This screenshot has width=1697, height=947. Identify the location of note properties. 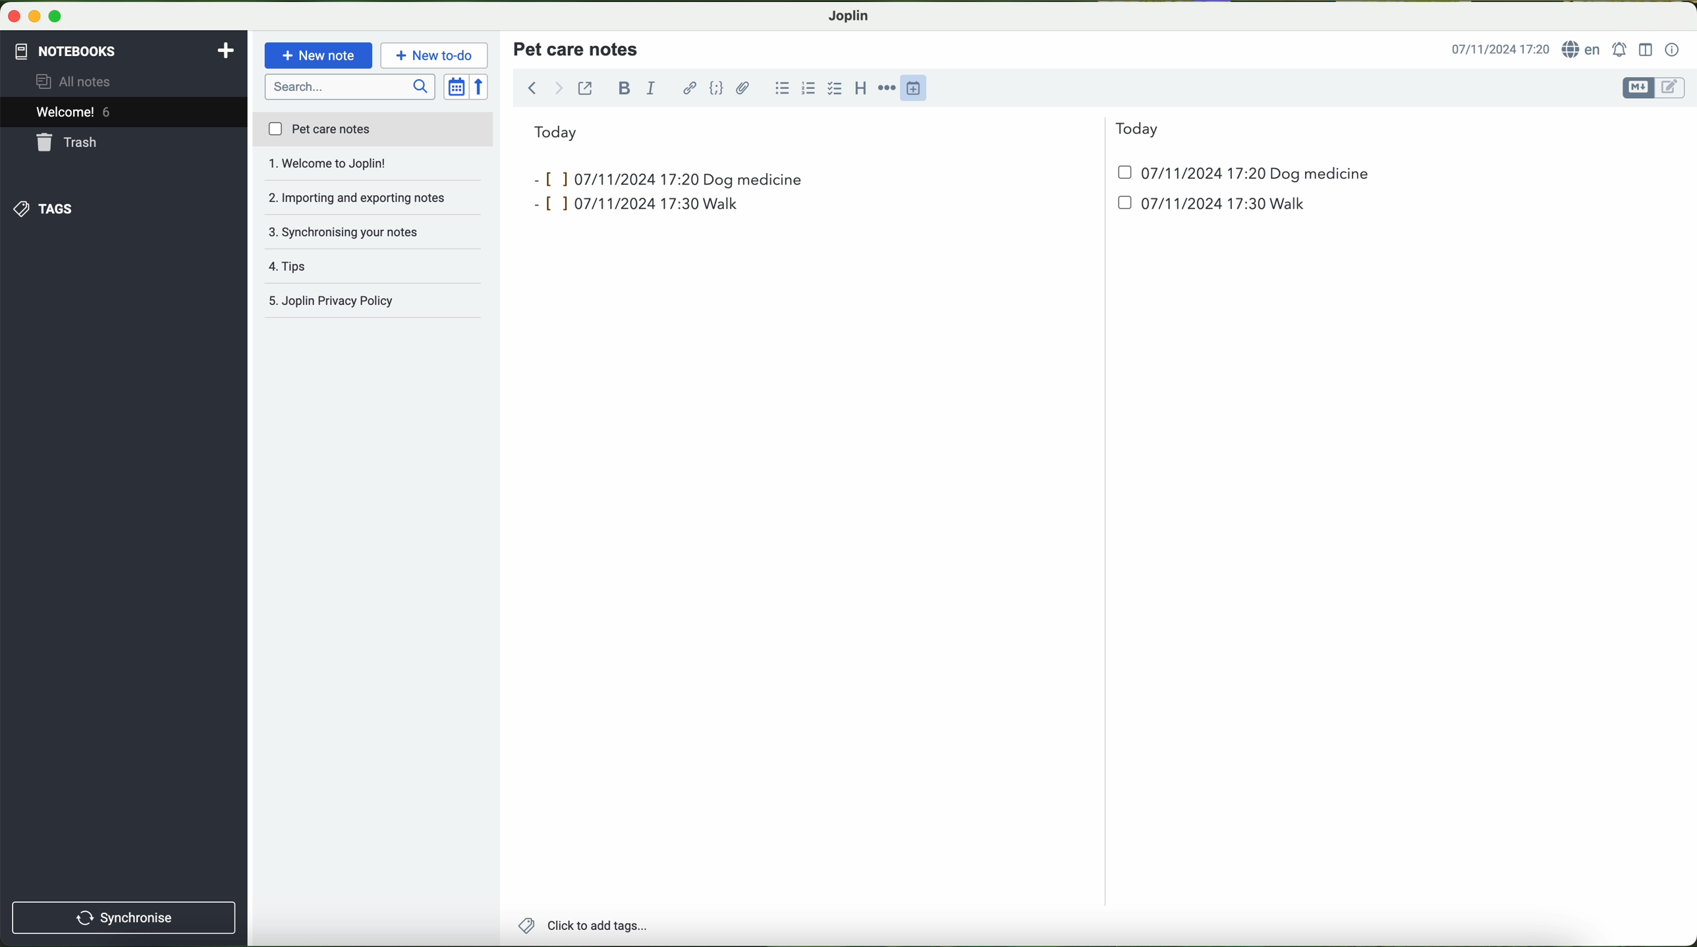
(1673, 50).